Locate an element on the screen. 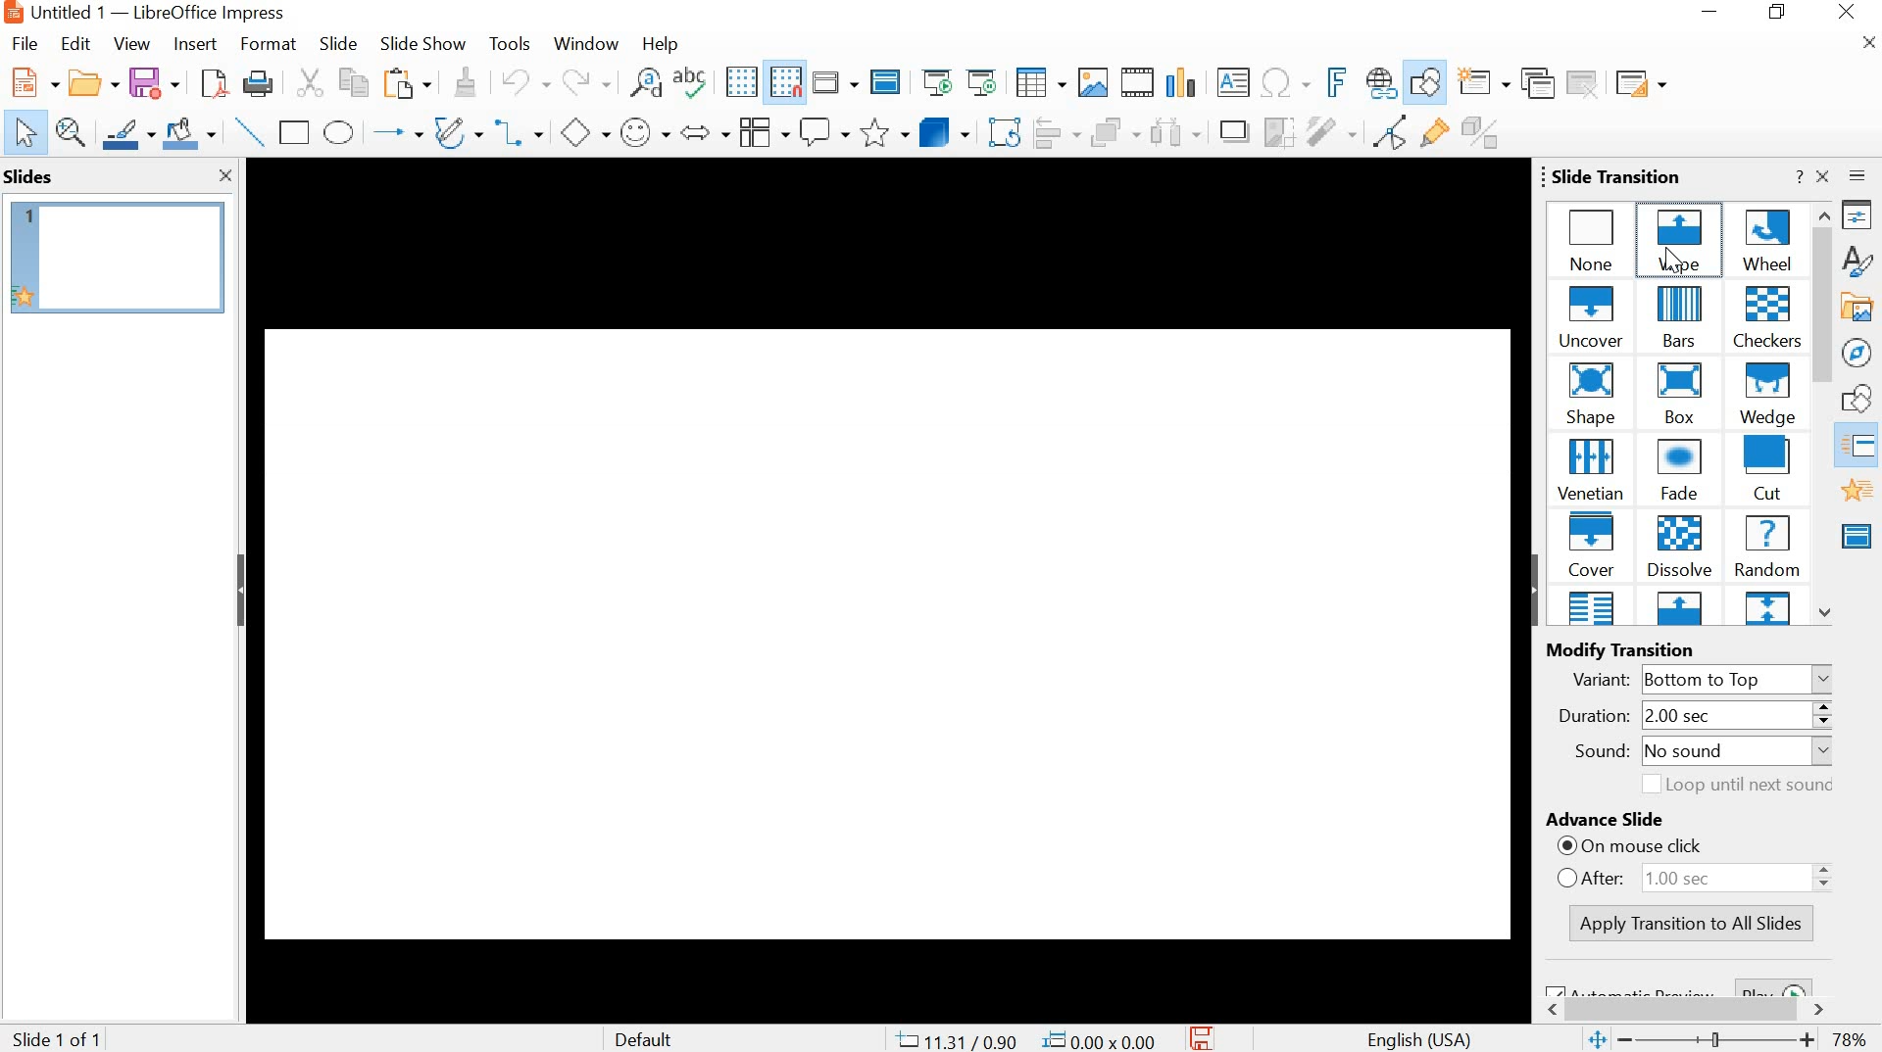 This screenshot has width=1882, height=1052. OPEN is located at coordinates (89, 82).